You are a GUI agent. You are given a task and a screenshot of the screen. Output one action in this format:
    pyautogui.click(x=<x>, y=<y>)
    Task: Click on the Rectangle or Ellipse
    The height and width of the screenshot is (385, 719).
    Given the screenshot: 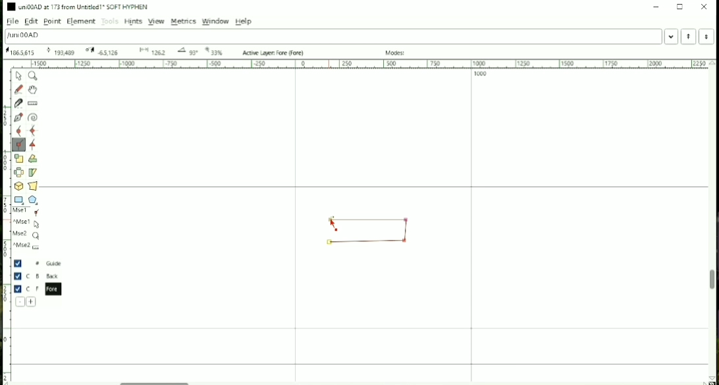 What is the action you would take?
    pyautogui.click(x=19, y=200)
    